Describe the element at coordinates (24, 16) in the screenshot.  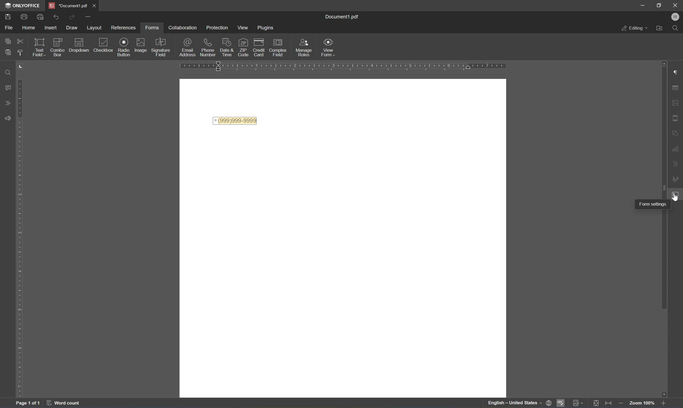
I see `print` at that location.